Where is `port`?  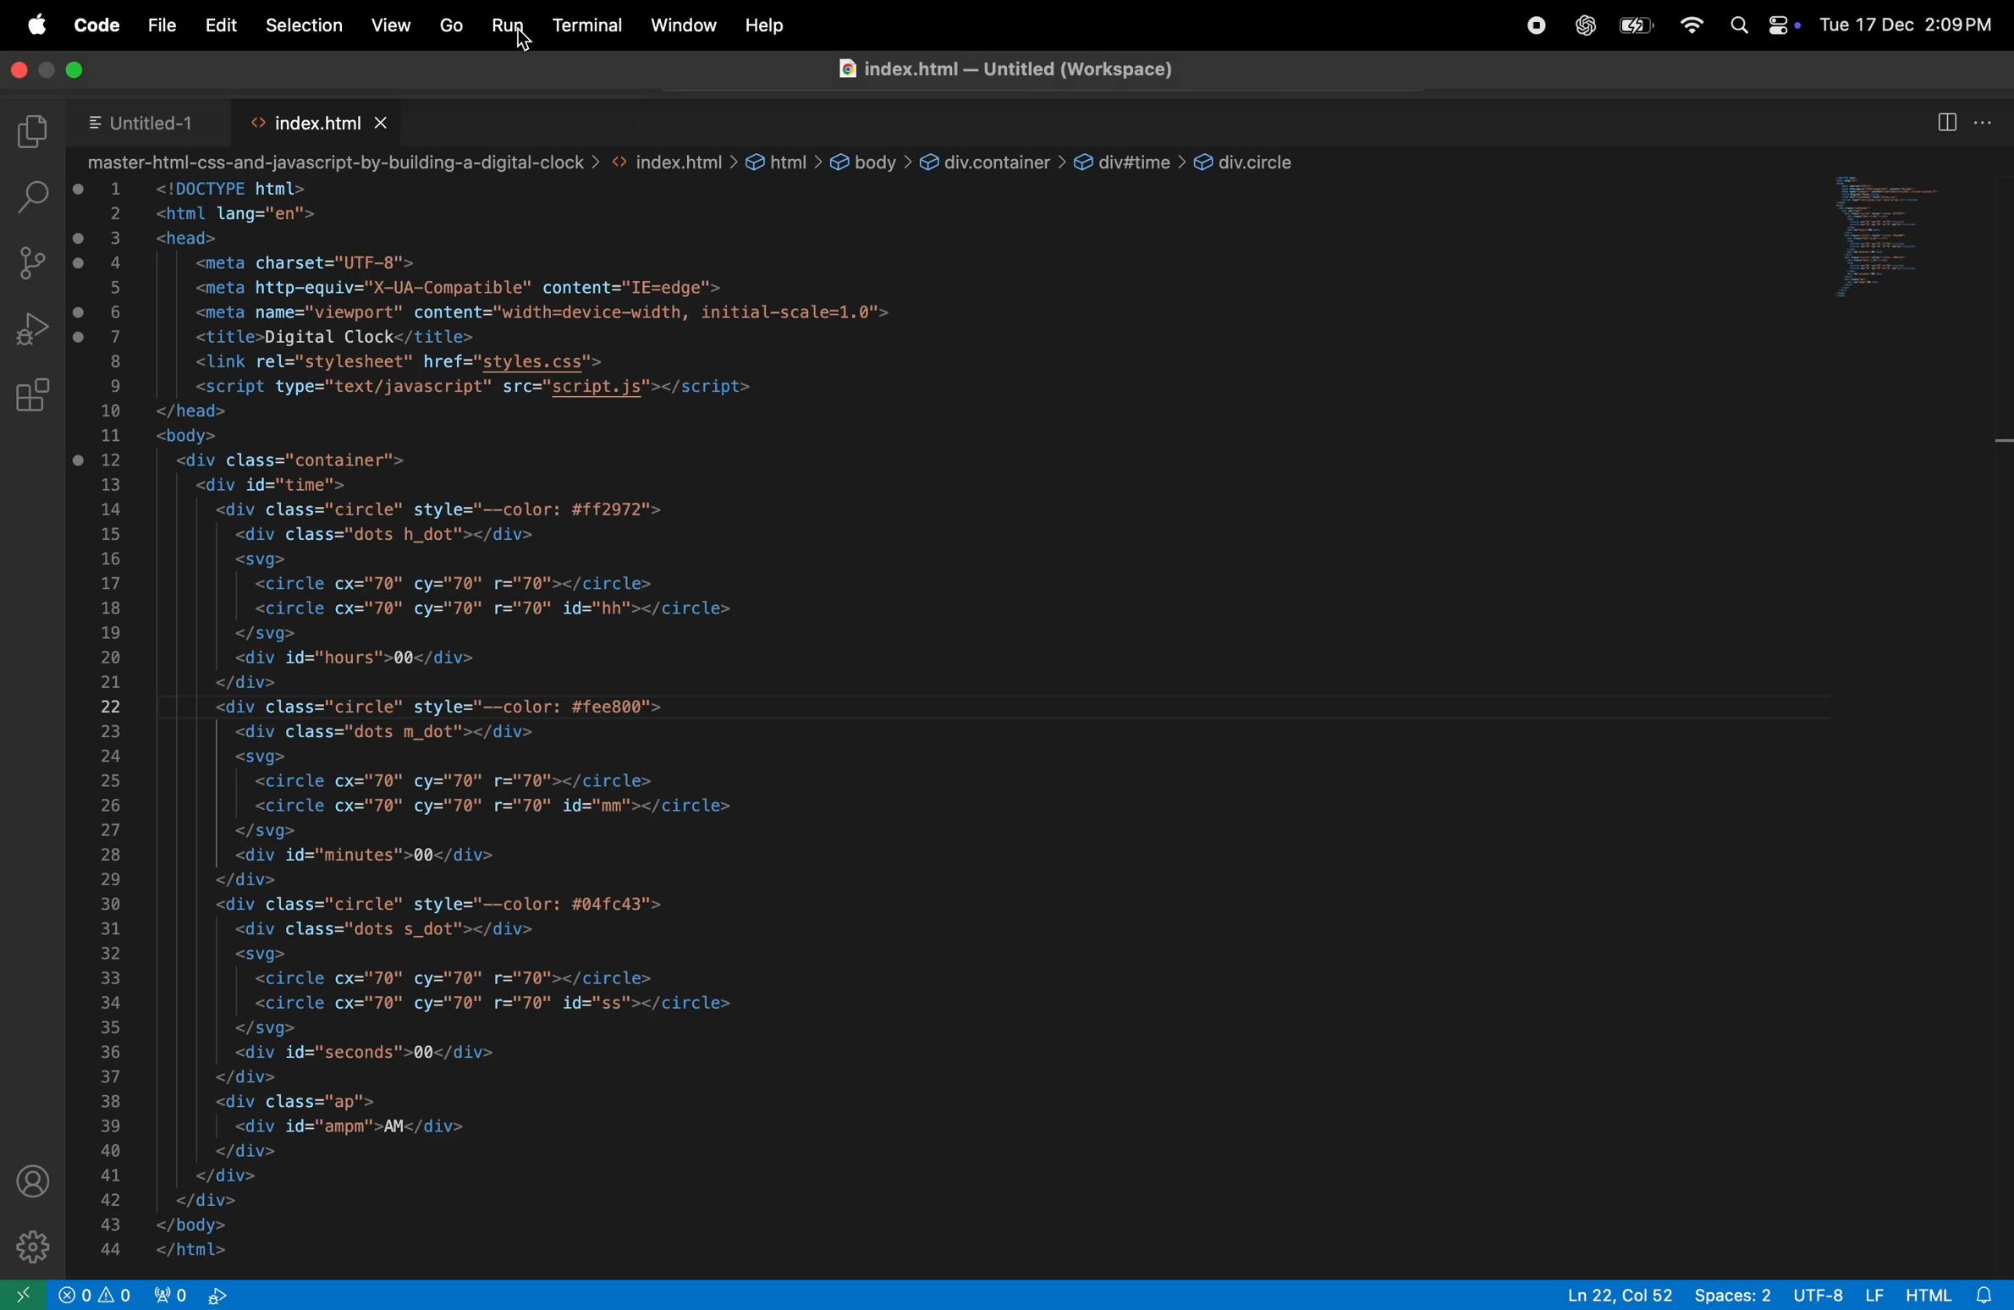
port is located at coordinates (174, 1296).